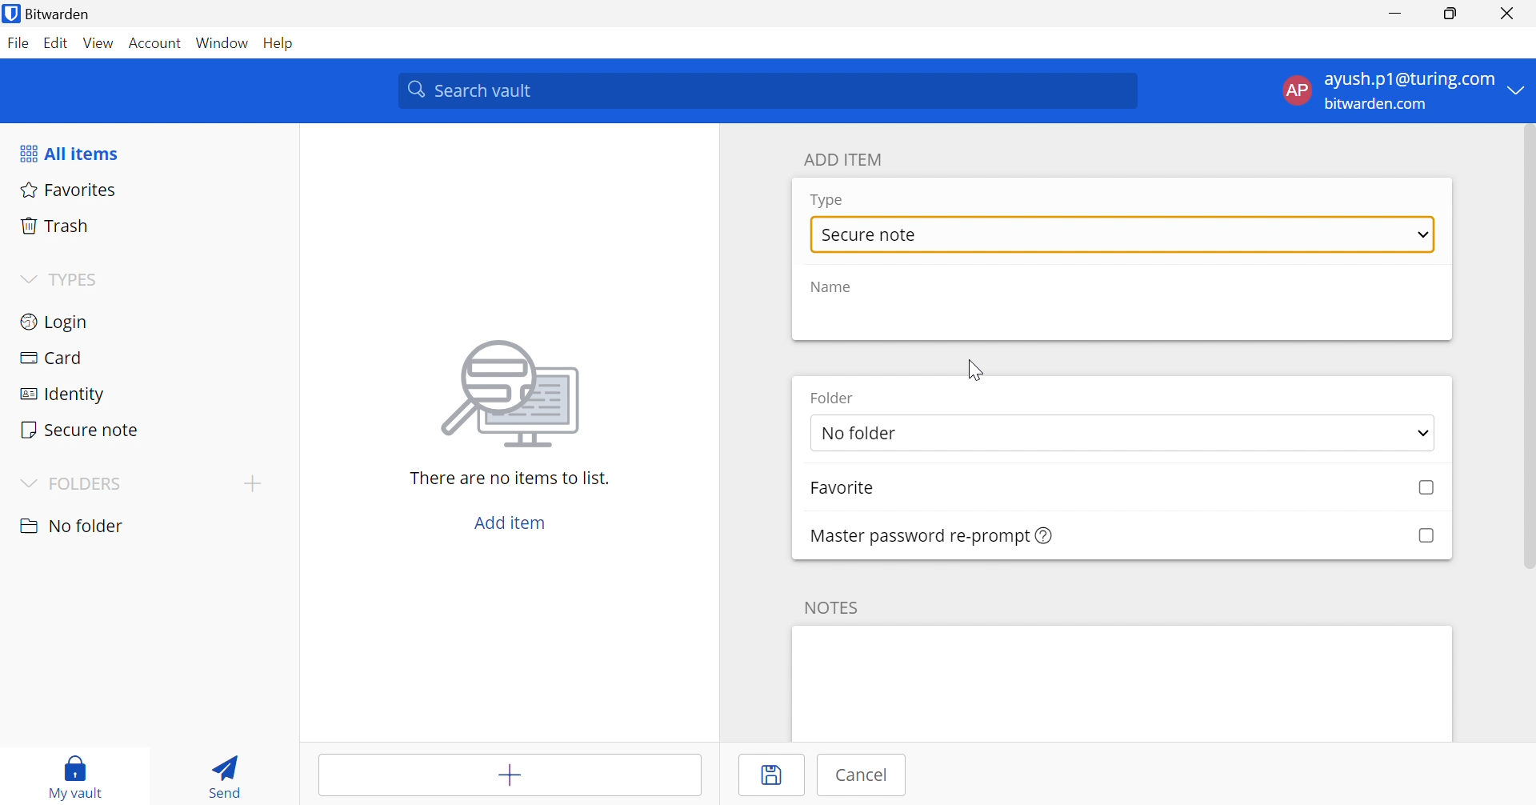 The width and height of the screenshot is (1536, 805). I want to click on Window, so click(224, 42).